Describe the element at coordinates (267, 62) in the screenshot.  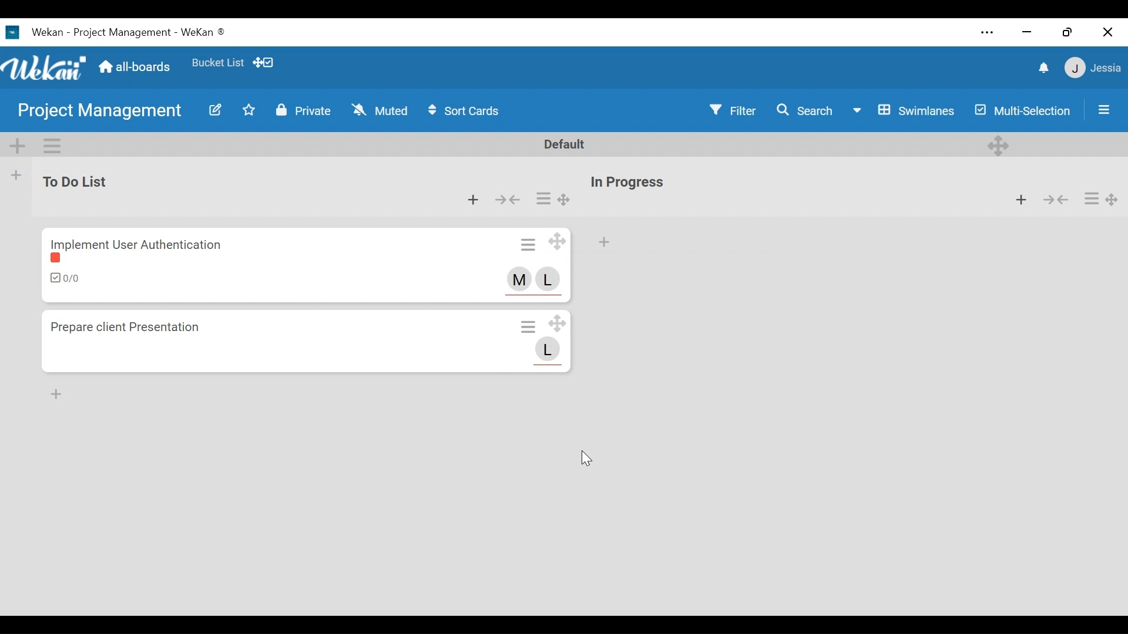
I see `Show desktop drag handles` at that location.